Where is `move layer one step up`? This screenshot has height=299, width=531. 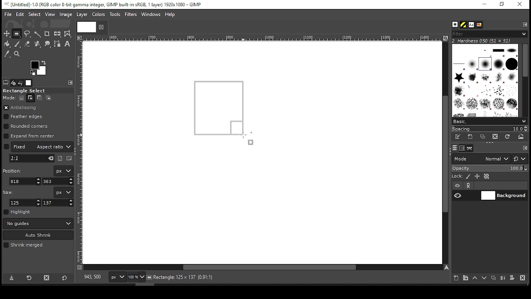 move layer one step up is located at coordinates (475, 279).